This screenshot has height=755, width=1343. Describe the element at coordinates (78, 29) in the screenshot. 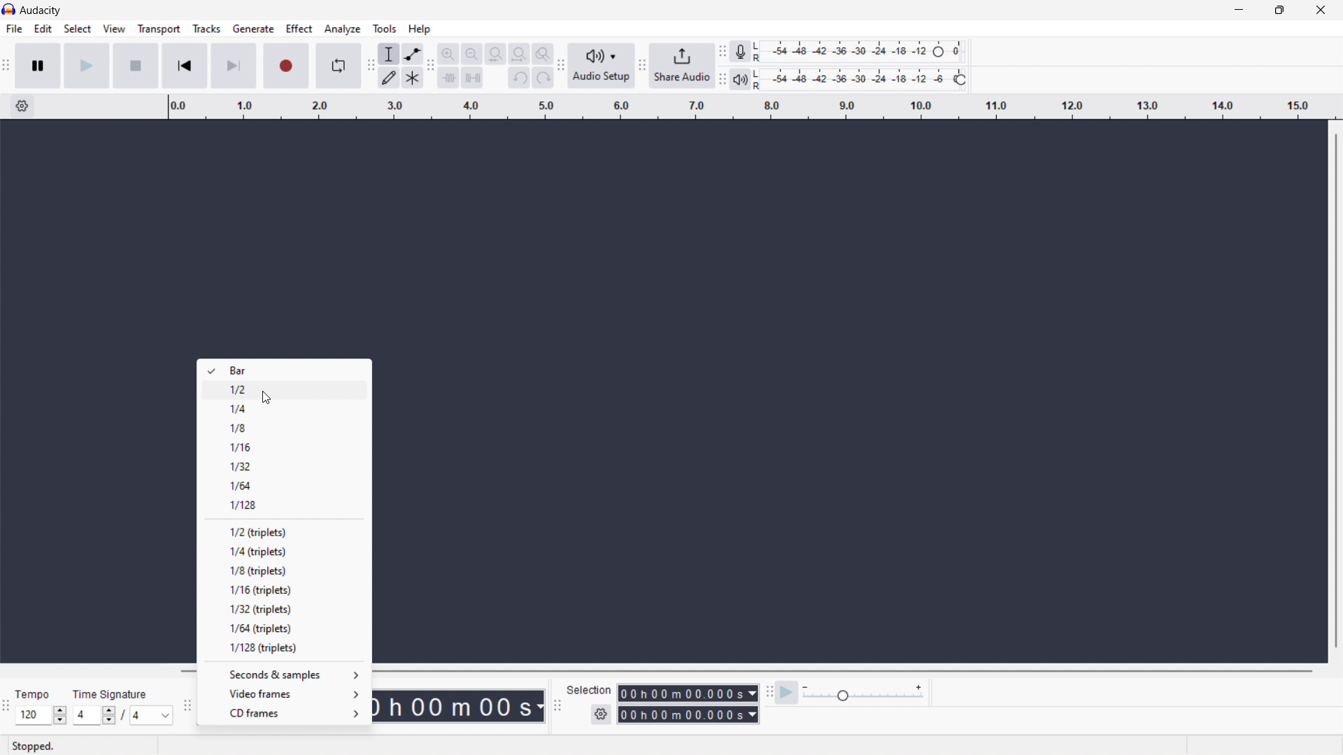

I see `select` at that location.